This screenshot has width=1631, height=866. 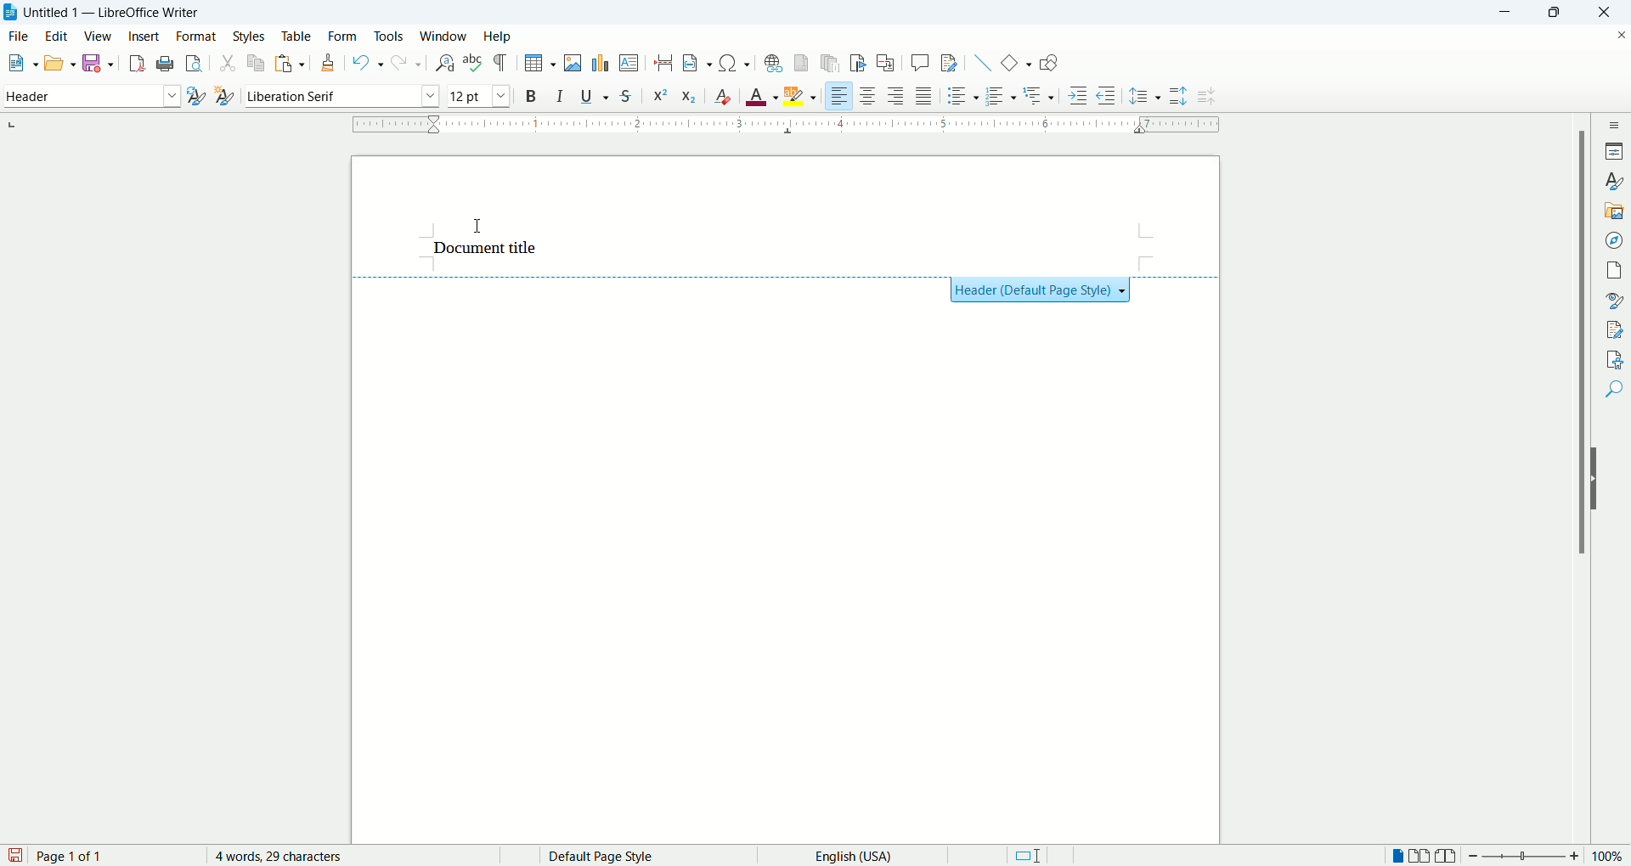 What do you see at coordinates (1612, 389) in the screenshot?
I see `find` at bounding box center [1612, 389].